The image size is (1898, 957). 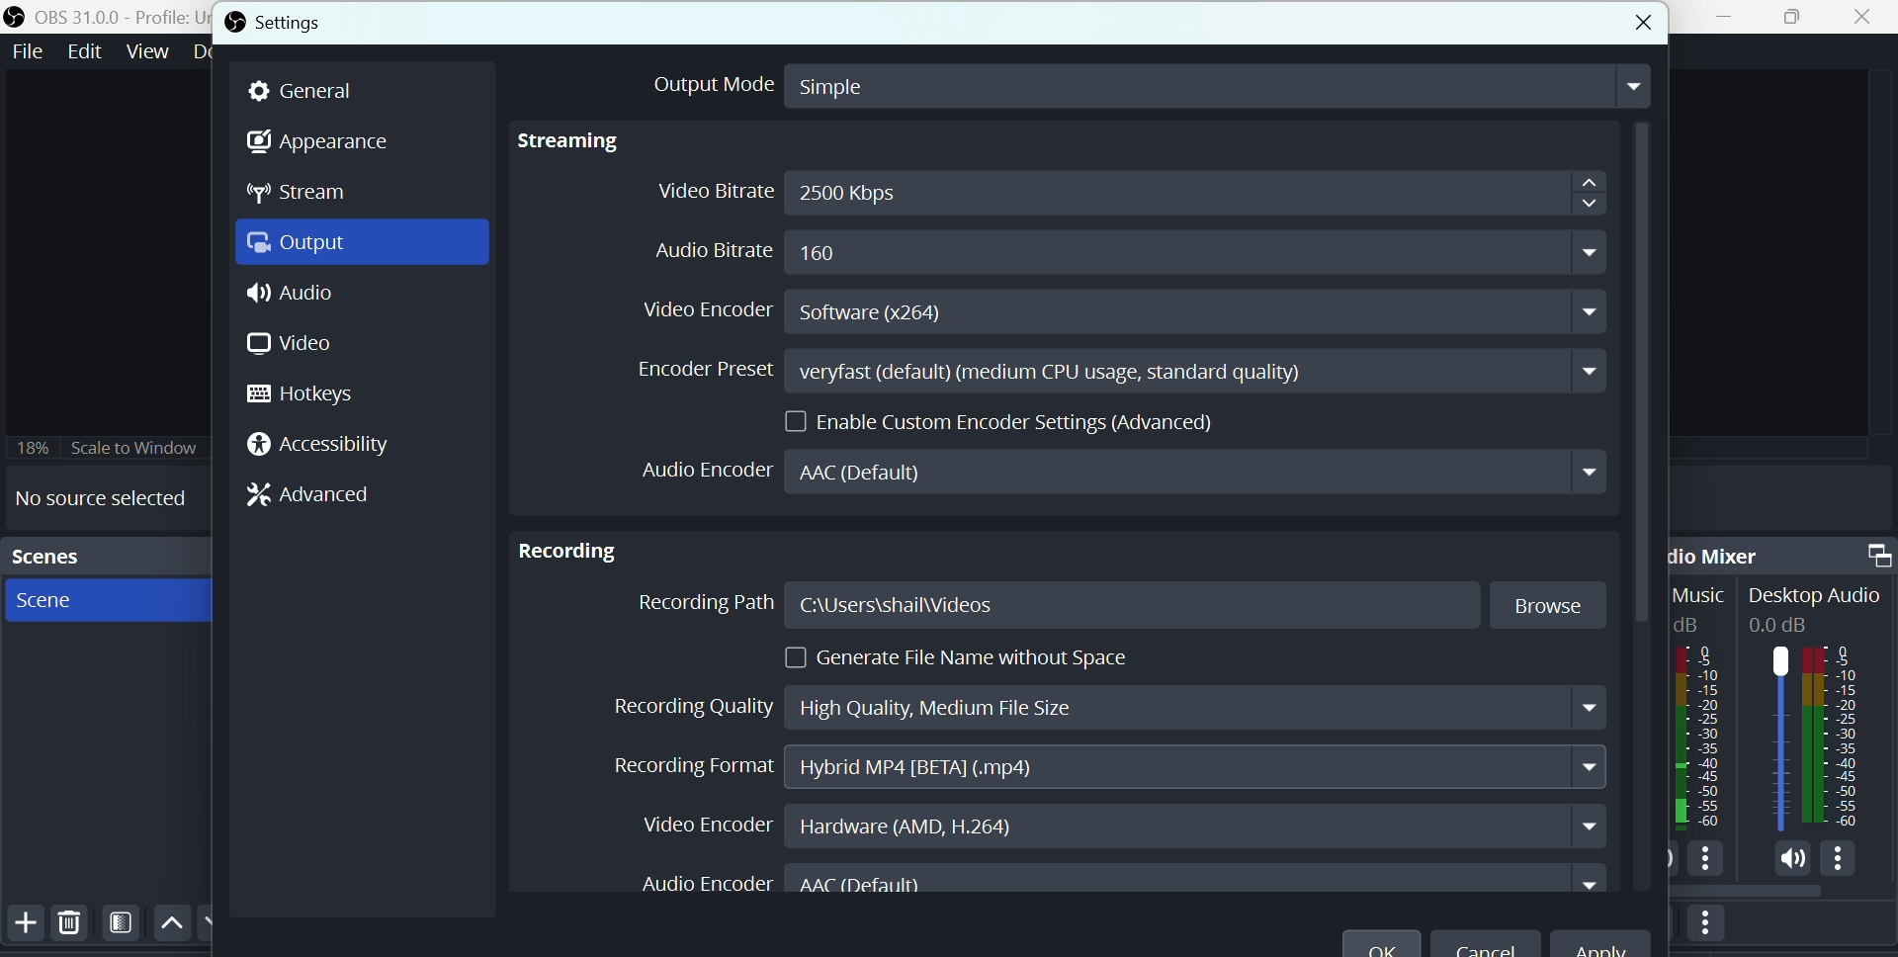 What do you see at coordinates (576, 148) in the screenshot?
I see `Streaming` at bounding box center [576, 148].